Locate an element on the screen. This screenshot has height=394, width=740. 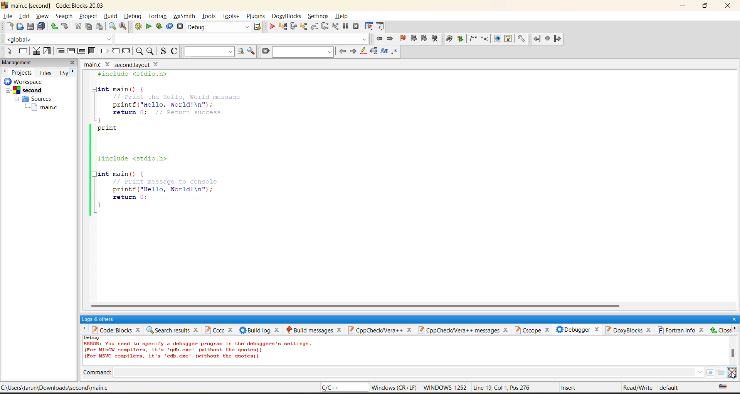
FSy next is located at coordinates (66, 73).